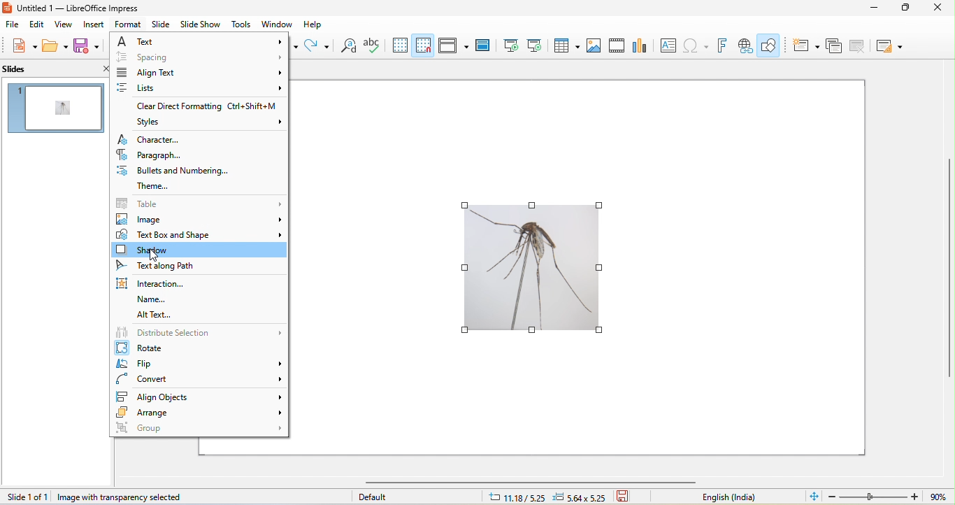  I want to click on distribute selection, so click(199, 332).